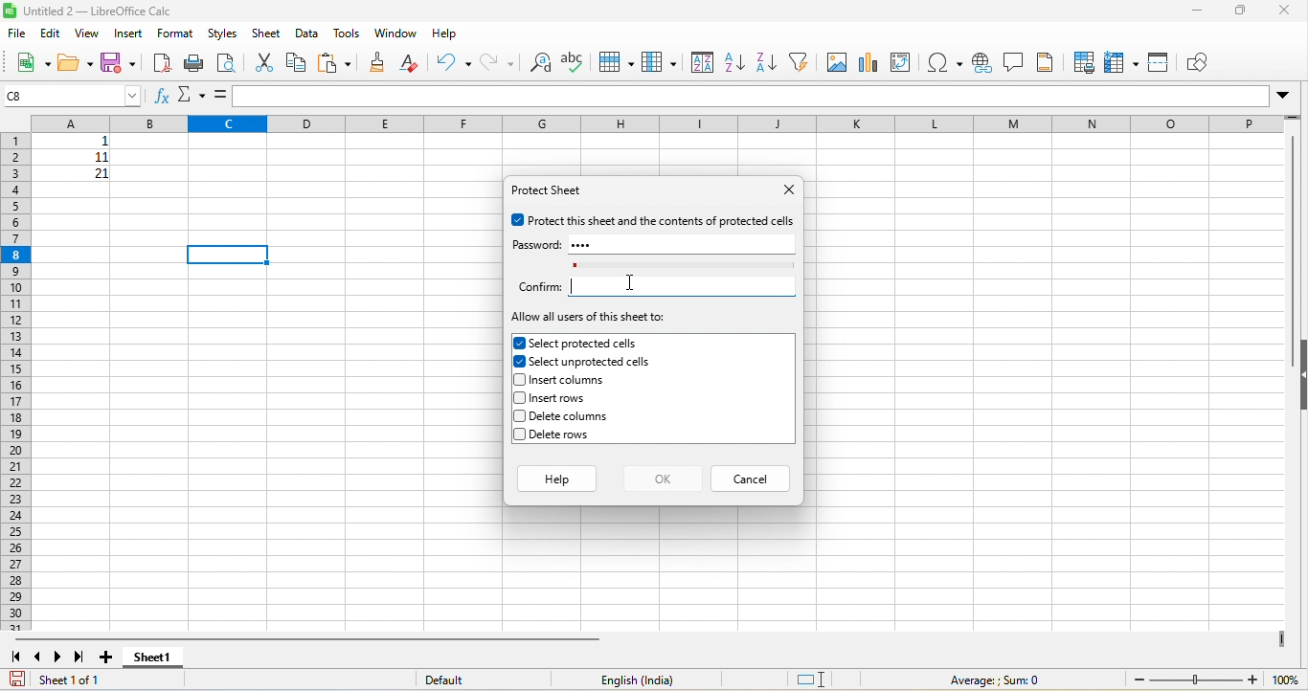 The height and width of the screenshot is (691, 1308). I want to click on save, so click(119, 63).